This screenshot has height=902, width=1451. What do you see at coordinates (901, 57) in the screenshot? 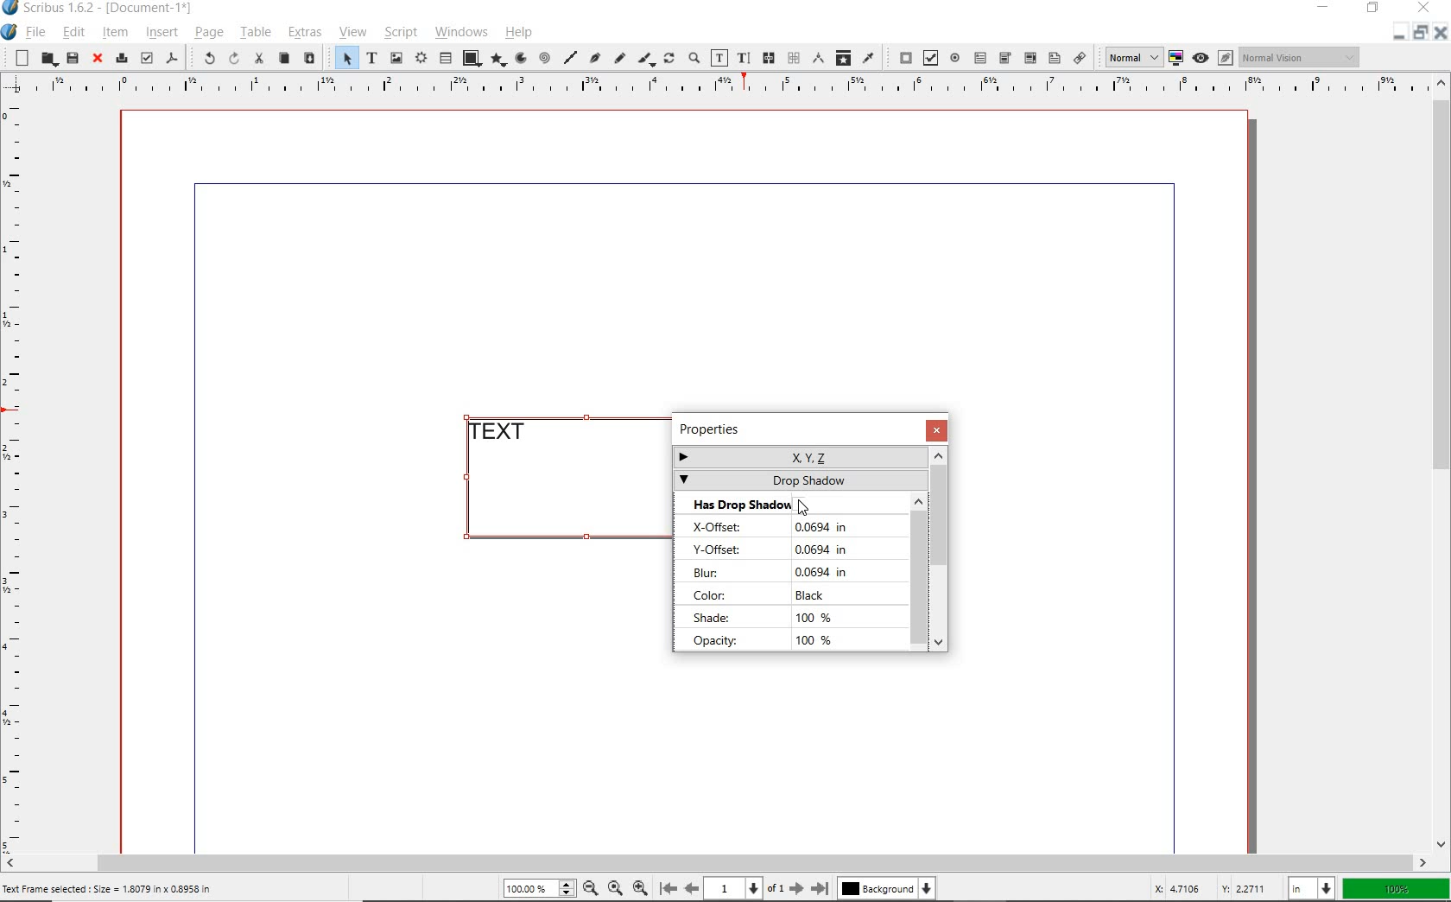
I see `pdf push button` at bounding box center [901, 57].